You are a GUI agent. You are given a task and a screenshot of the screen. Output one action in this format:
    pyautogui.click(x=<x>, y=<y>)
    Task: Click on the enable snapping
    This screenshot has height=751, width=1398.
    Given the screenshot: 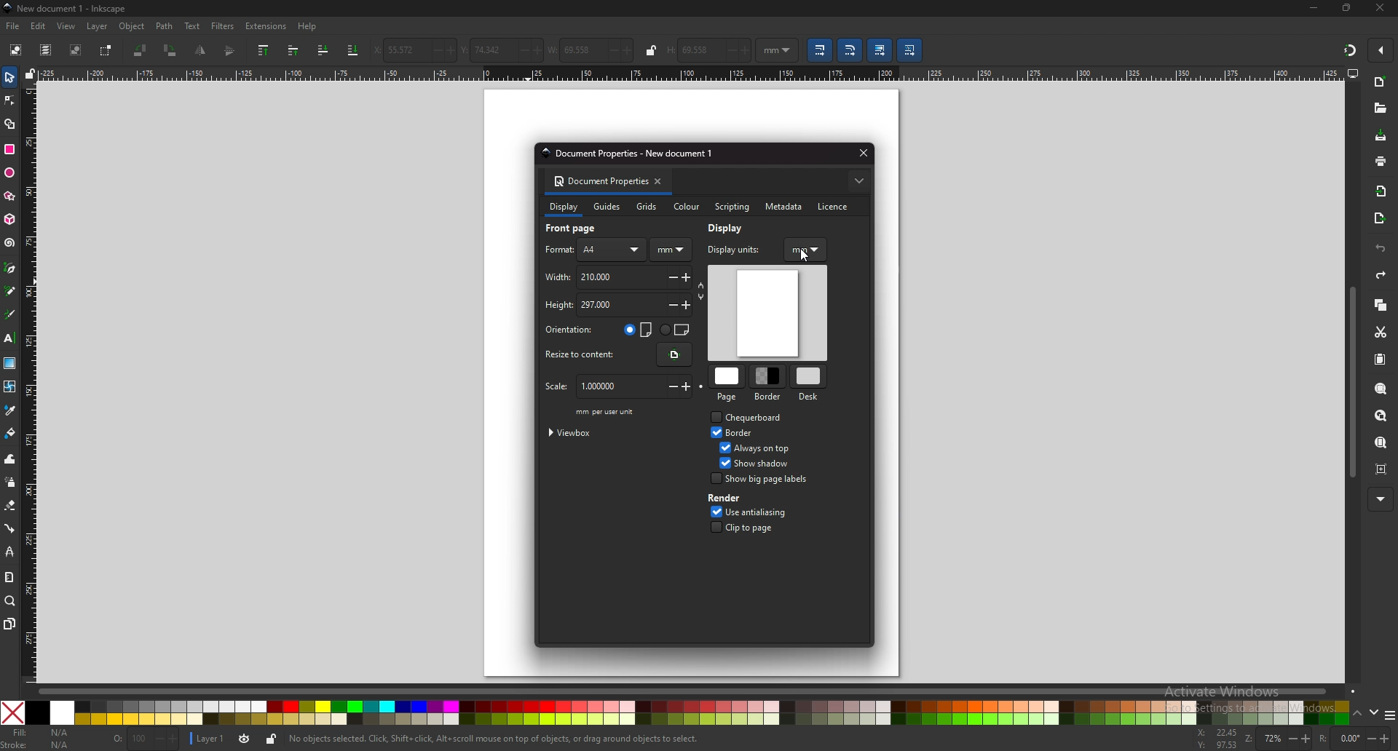 What is the action you would take?
    pyautogui.click(x=1378, y=50)
    